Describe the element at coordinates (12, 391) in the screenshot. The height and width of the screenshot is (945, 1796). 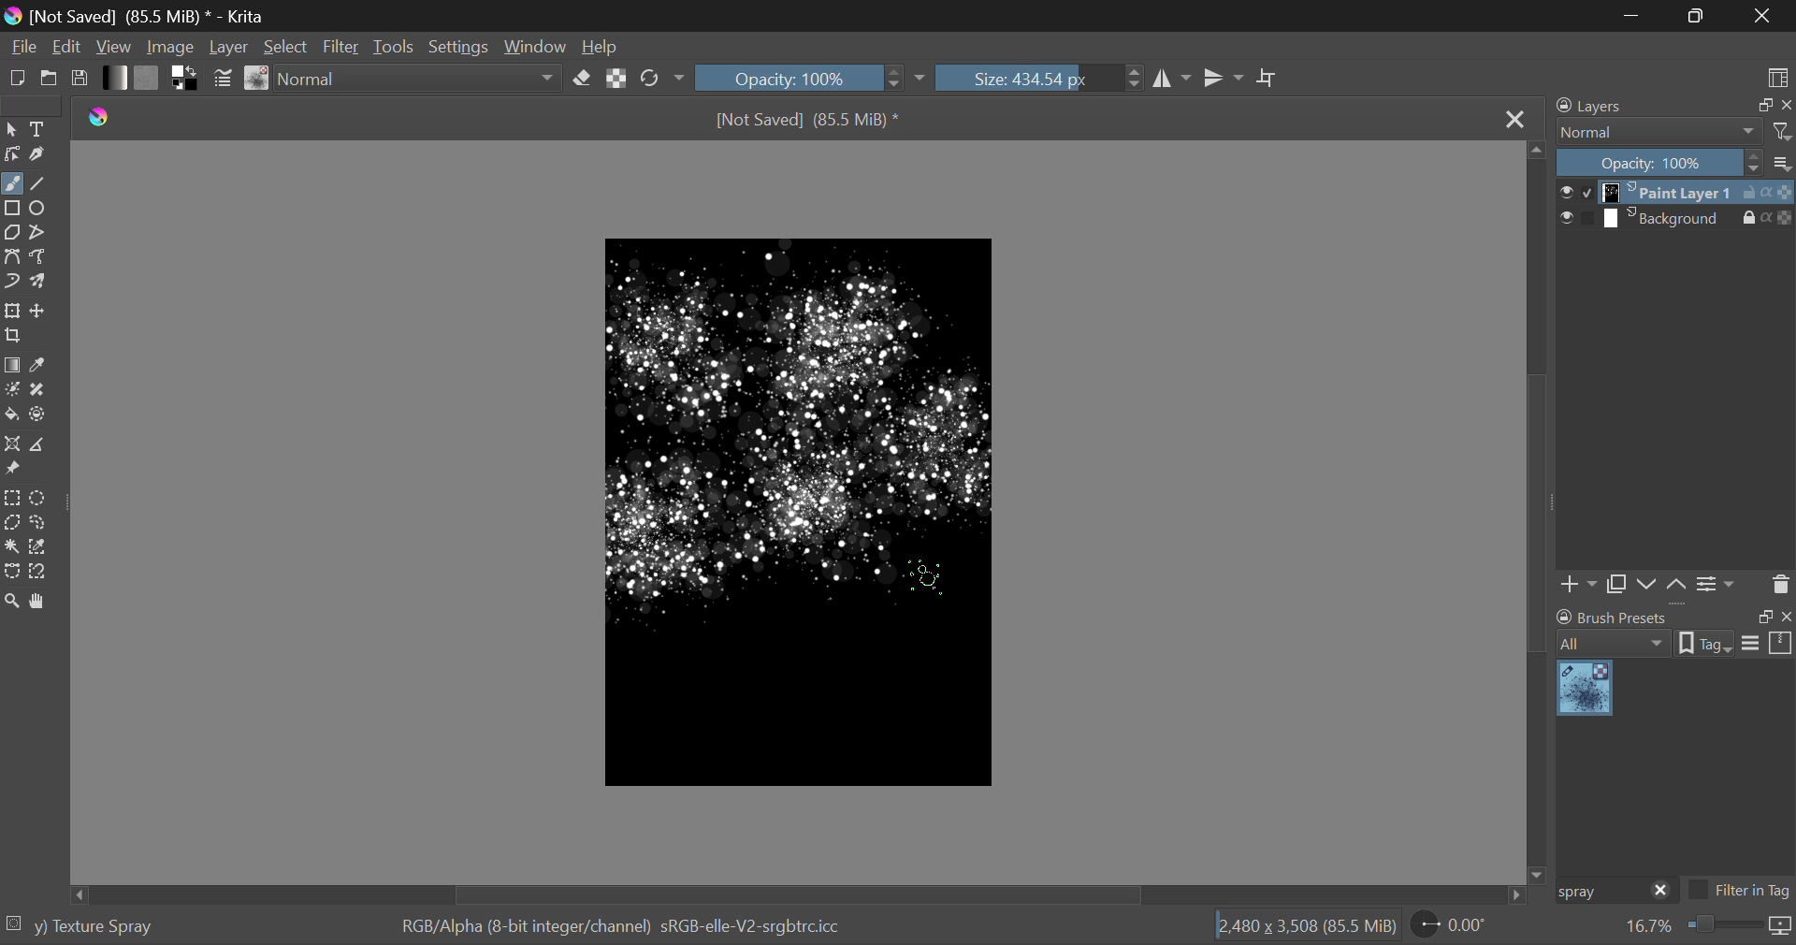
I see `Colorize Mask Tool` at that location.